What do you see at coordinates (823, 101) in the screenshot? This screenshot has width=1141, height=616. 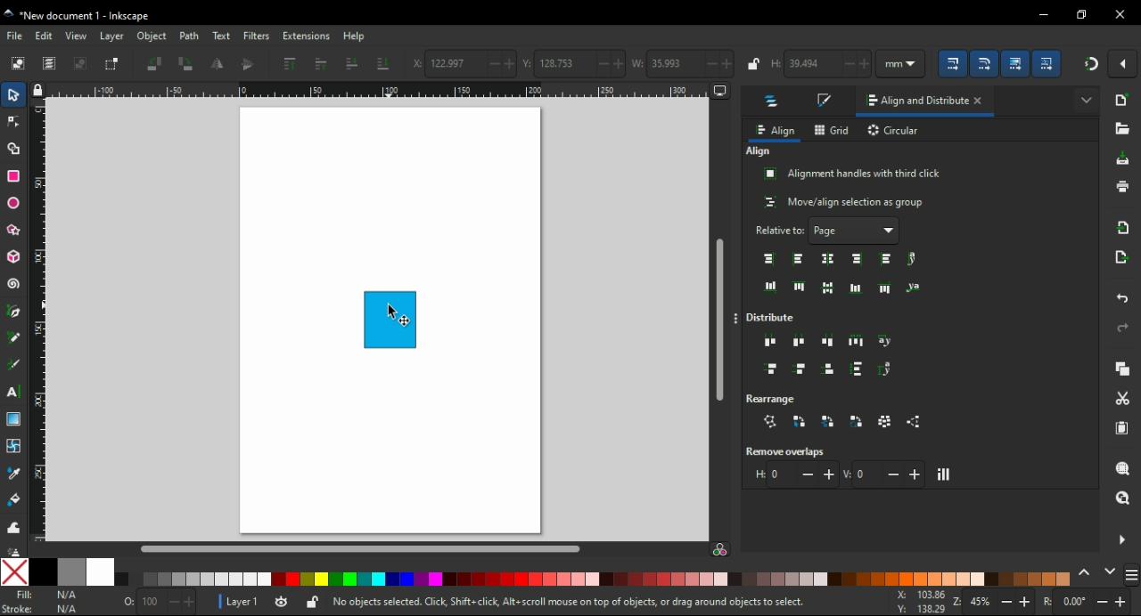 I see `fill and stroke` at bounding box center [823, 101].